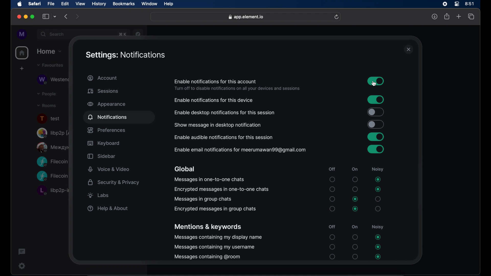 The height and width of the screenshot is (276, 491). Describe the element at coordinates (65, 4) in the screenshot. I see `edit` at that location.